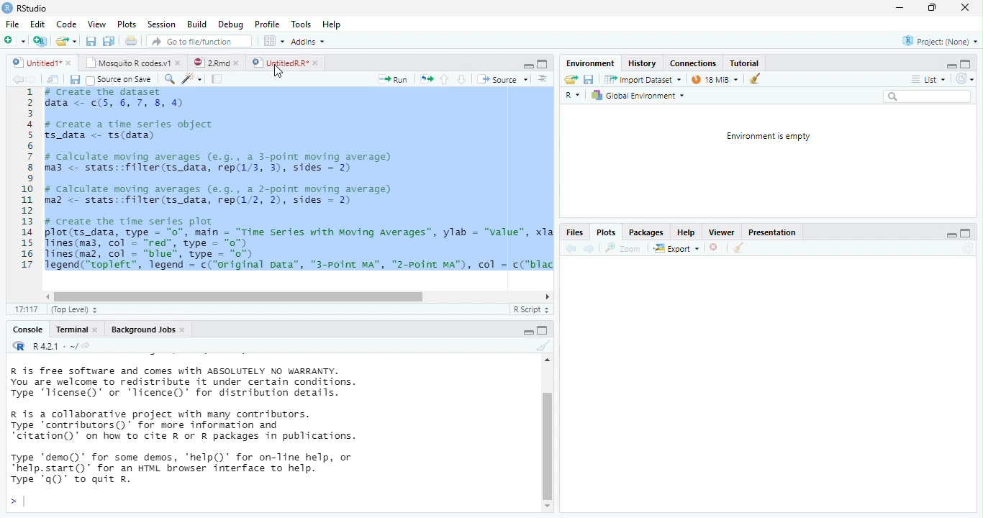 This screenshot has width=983, height=518. Describe the element at coordinates (17, 502) in the screenshot. I see `>` at that location.